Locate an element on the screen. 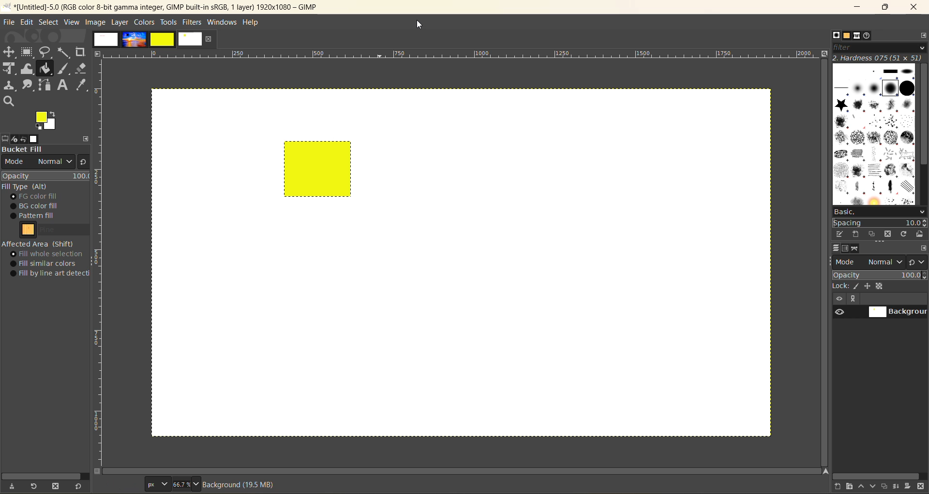 This screenshot has height=494, width=929. undo history is located at coordinates (22, 139).